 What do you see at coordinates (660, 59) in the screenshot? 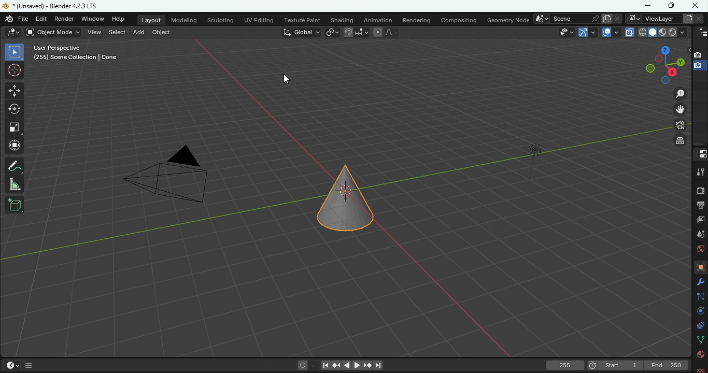
I see `Rotate the scene` at bounding box center [660, 59].